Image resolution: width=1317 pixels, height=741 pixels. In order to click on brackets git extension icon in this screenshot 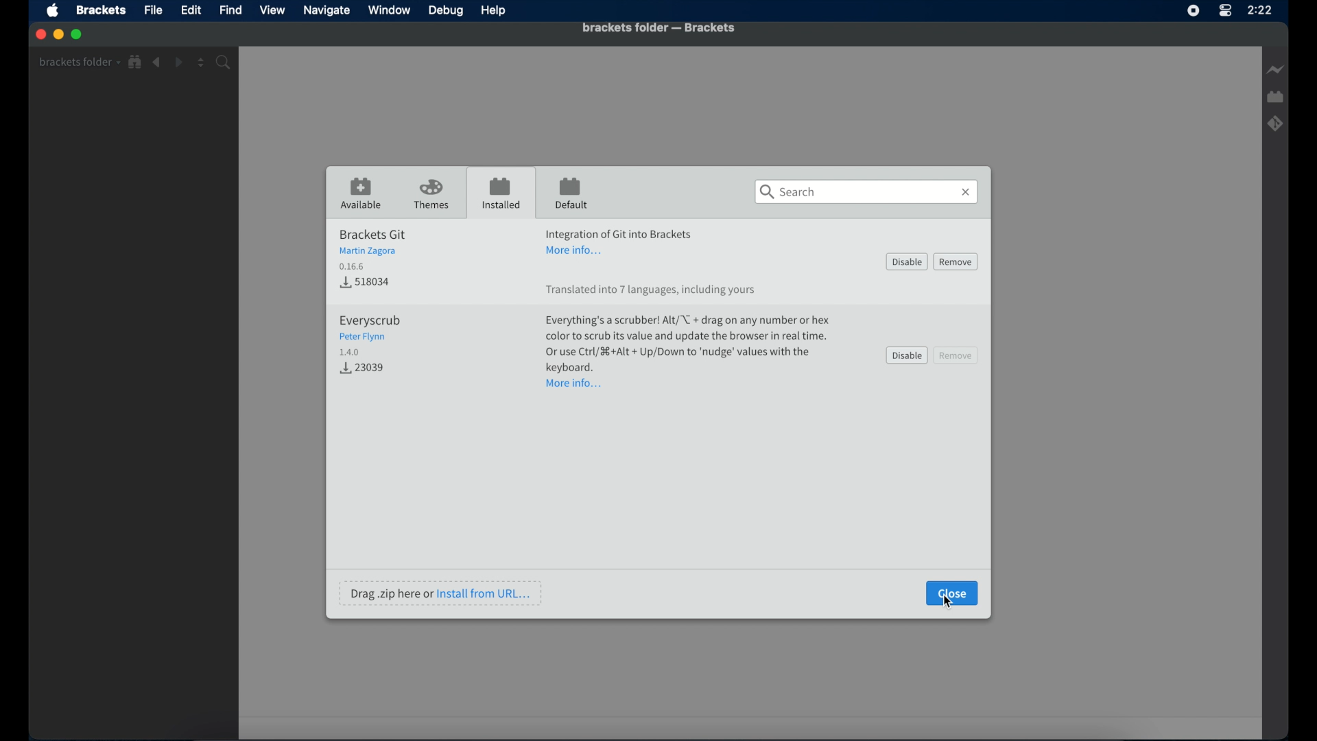, I will do `click(1275, 123)`.